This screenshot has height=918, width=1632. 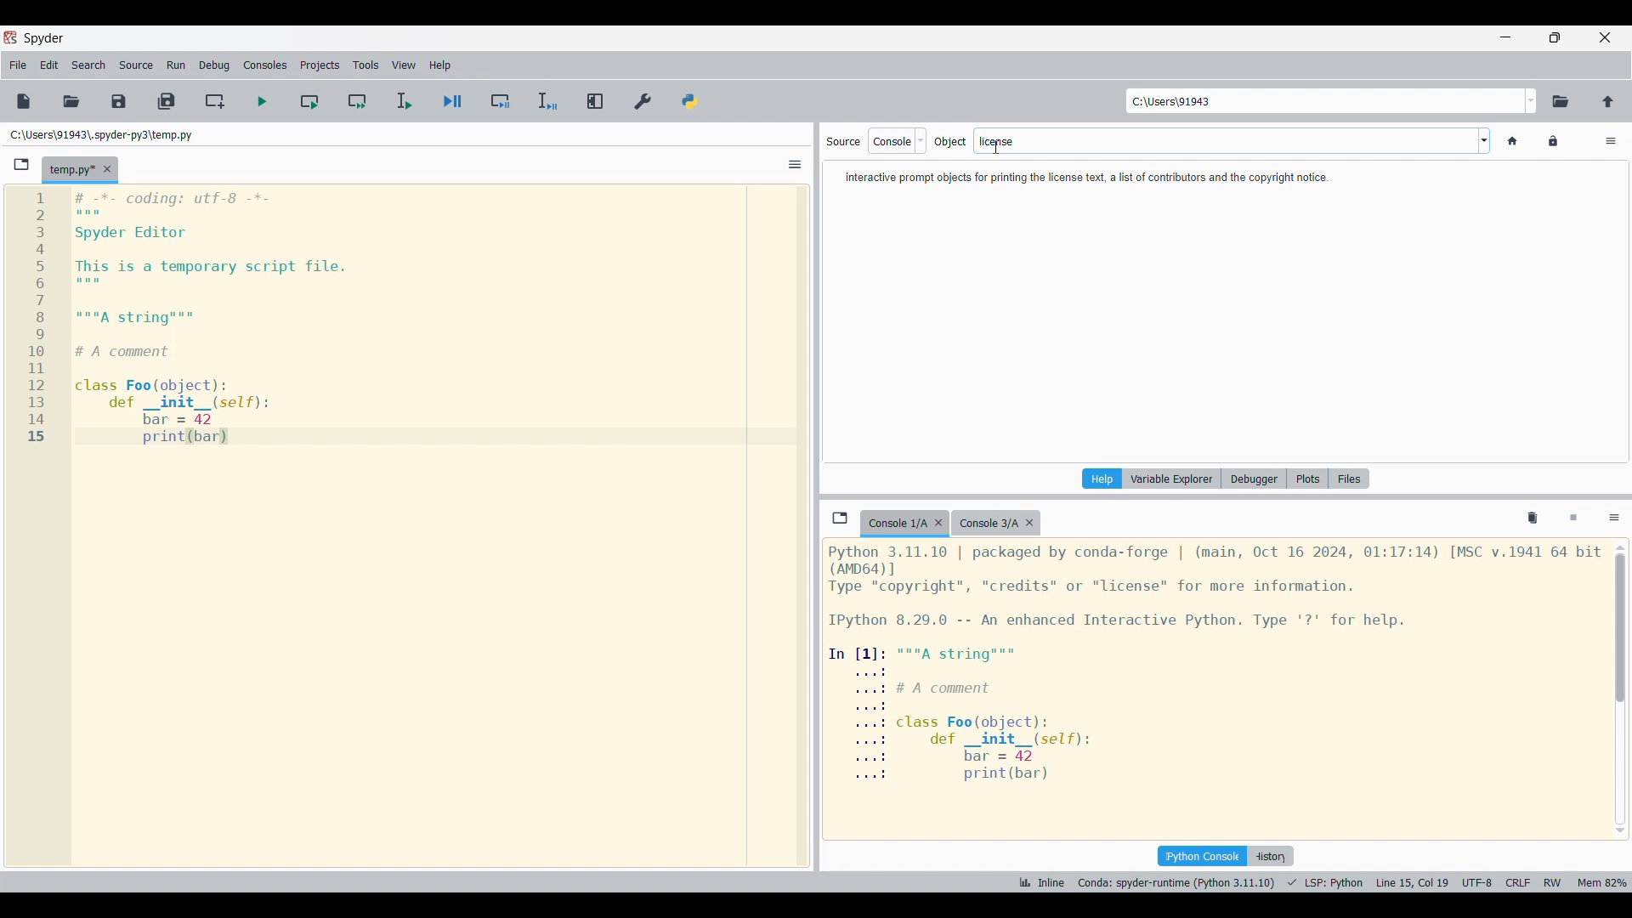 What do you see at coordinates (102, 135) in the screenshot?
I see `File location` at bounding box center [102, 135].